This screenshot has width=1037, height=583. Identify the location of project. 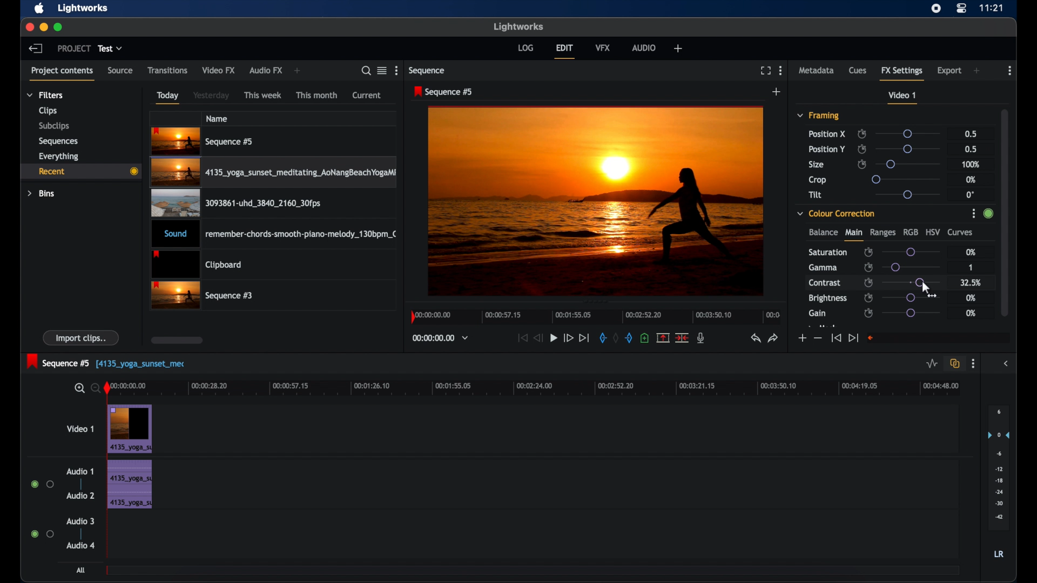
(74, 49).